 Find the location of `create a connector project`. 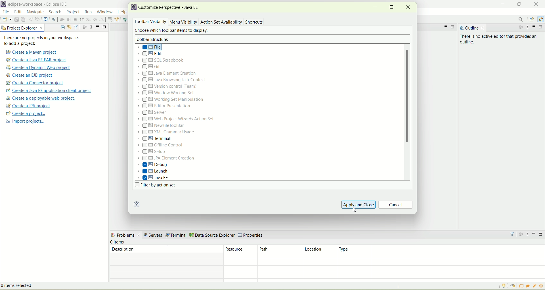

create a connector project is located at coordinates (35, 83).